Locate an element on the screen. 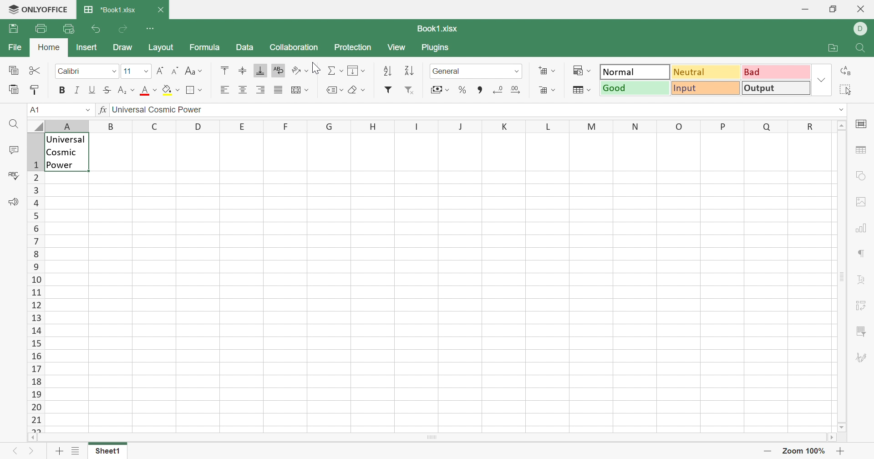 This screenshot has width=874, height=459. Customize Quick Access Toolbar is located at coordinates (152, 29).